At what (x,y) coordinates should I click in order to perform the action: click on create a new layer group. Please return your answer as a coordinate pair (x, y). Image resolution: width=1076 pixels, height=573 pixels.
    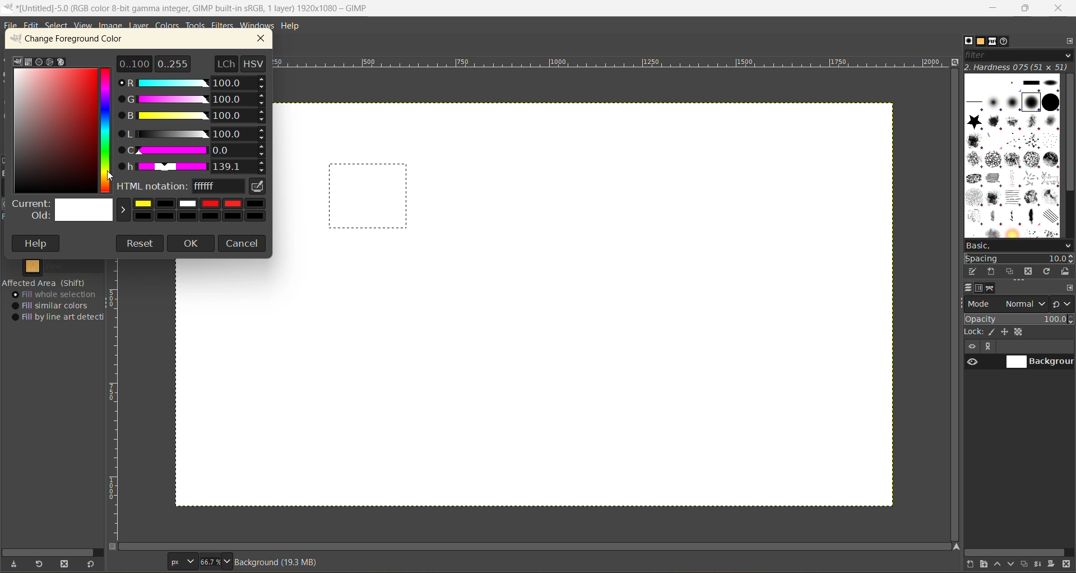
    Looking at the image, I should click on (986, 565).